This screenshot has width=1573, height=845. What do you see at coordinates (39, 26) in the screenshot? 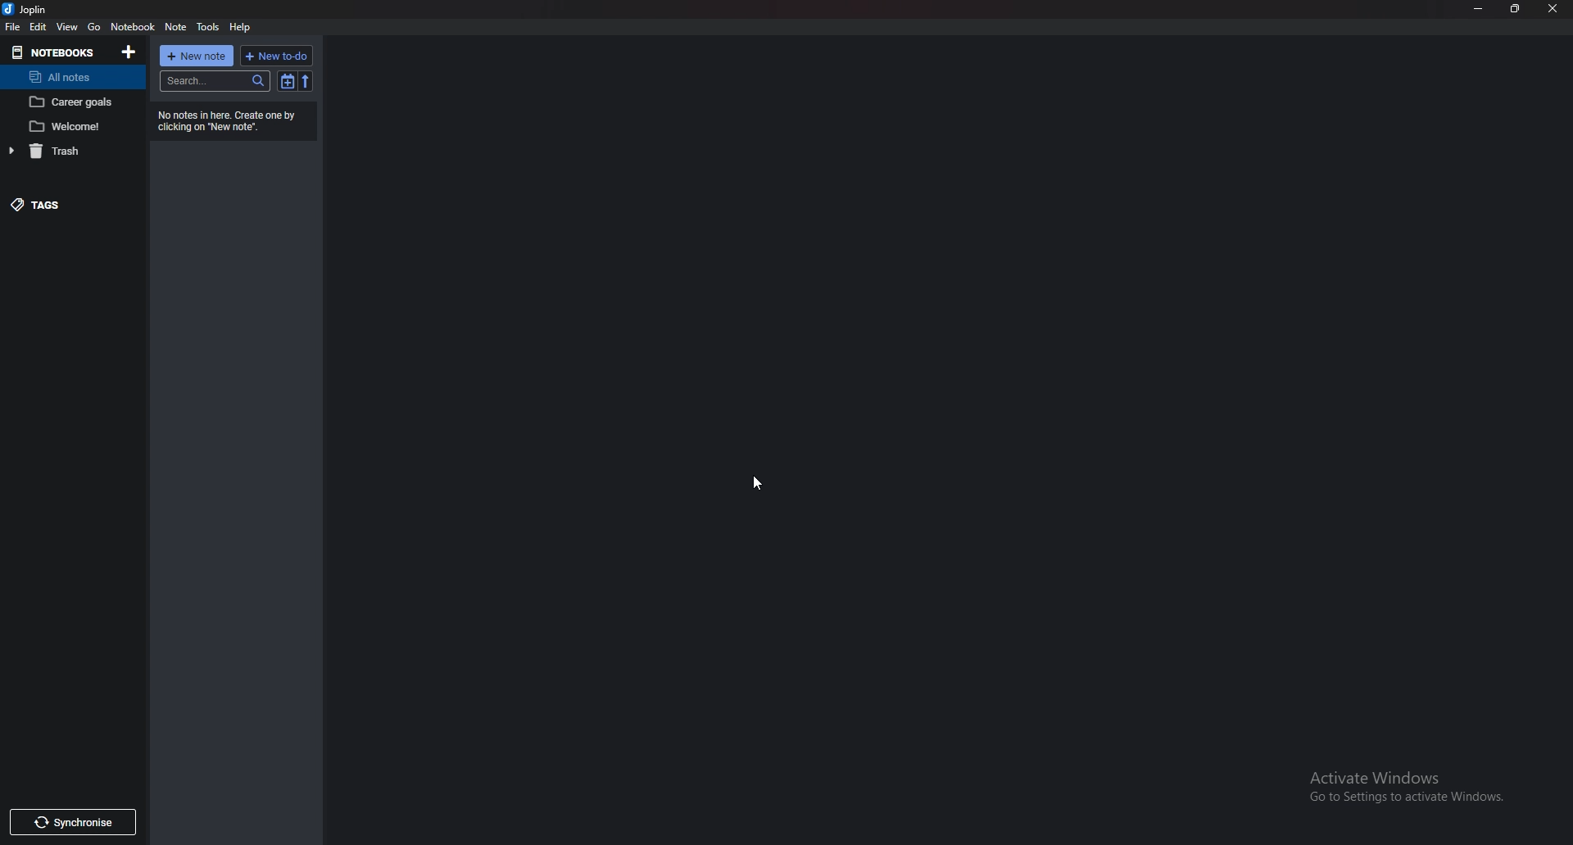
I see `edit` at bounding box center [39, 26].